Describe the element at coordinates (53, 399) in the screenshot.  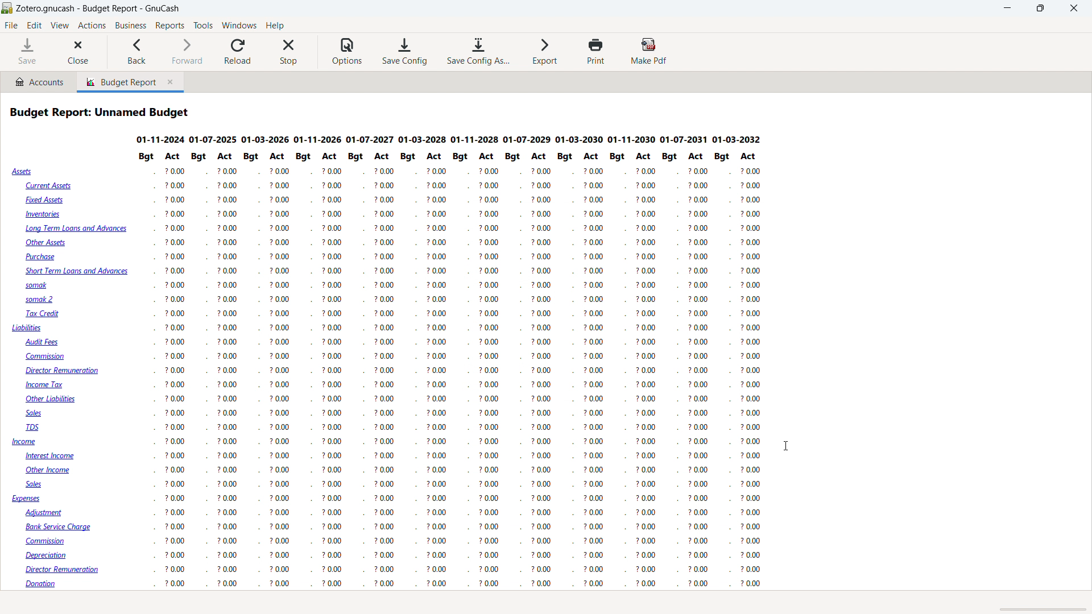
I see `Other Liabilities` at that location.